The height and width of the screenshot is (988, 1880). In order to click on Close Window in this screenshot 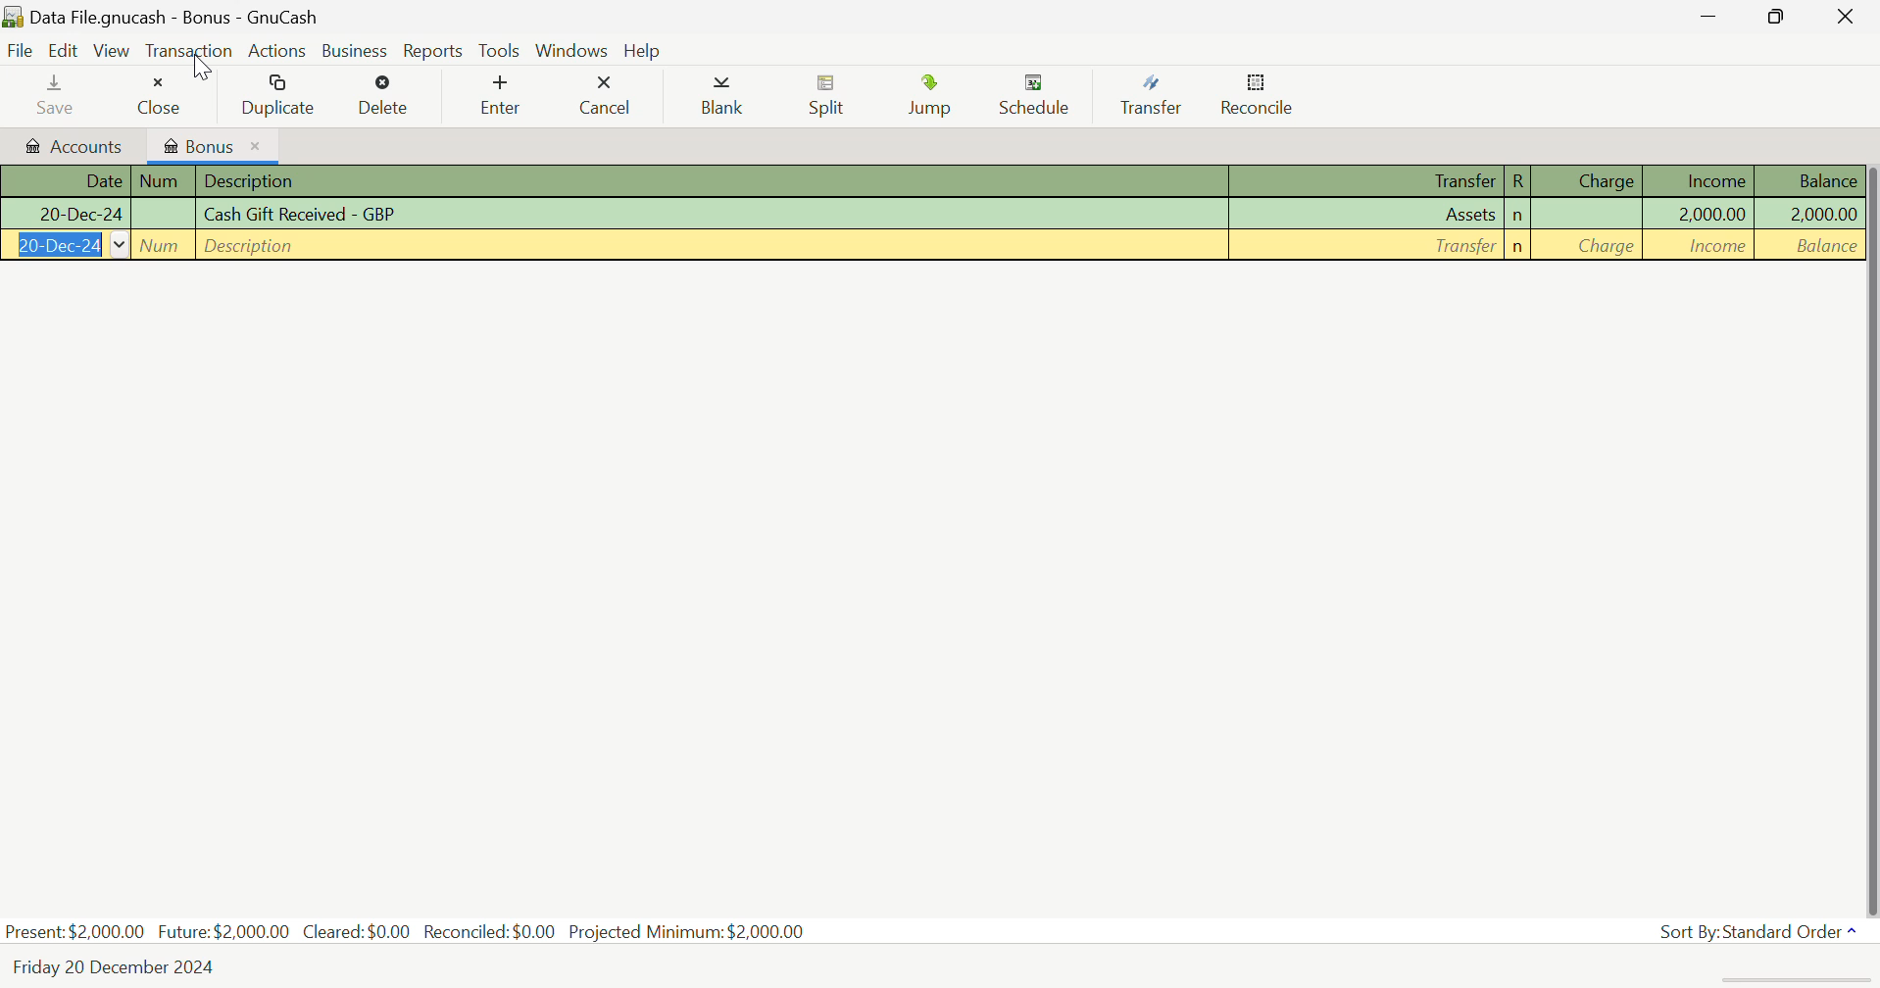, I will do `click(1850, 15)`.